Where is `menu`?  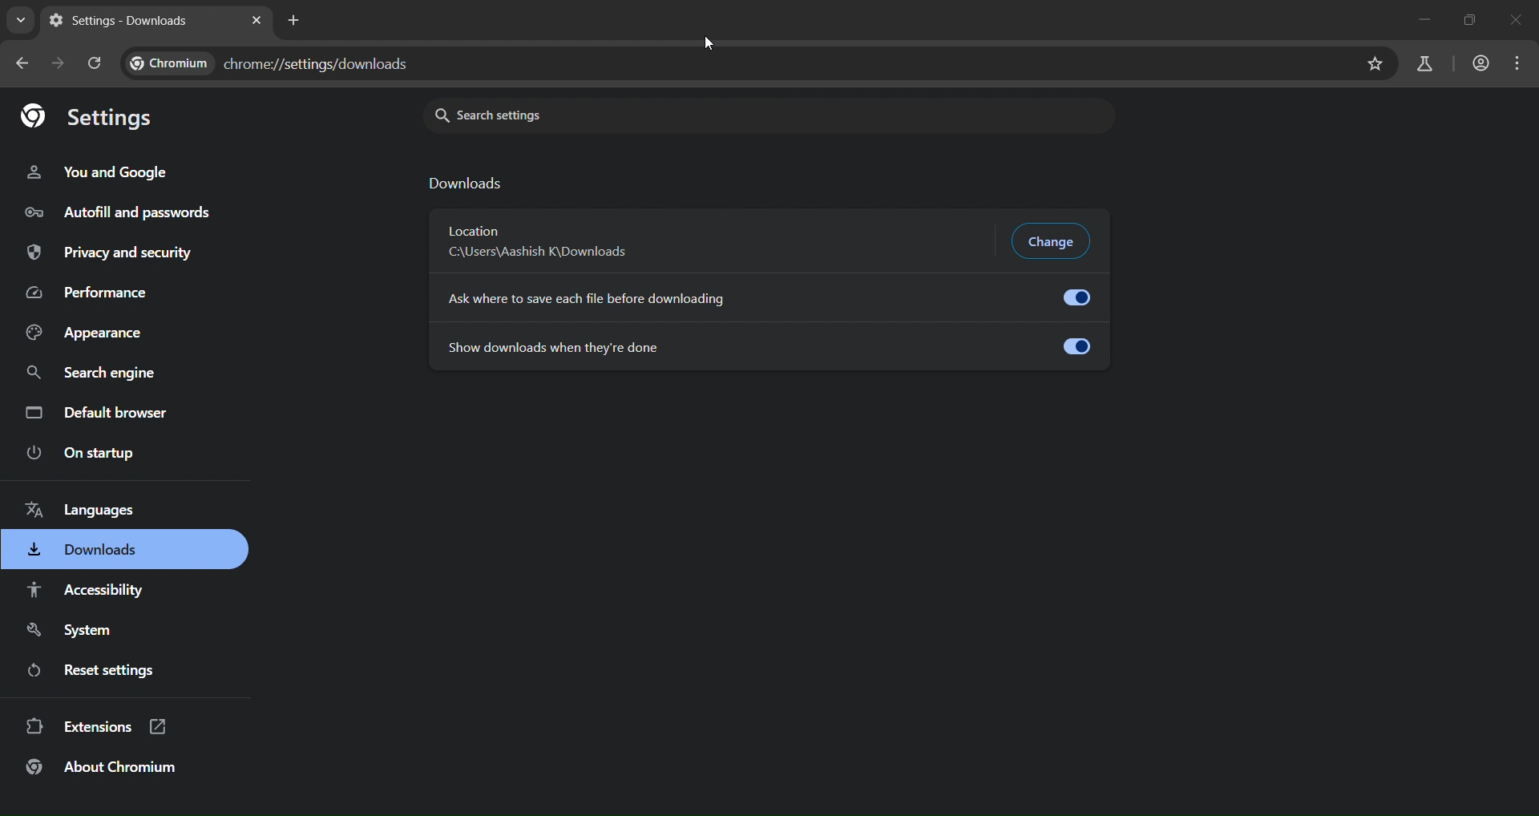
menu is located at coordinates (1521, 61).